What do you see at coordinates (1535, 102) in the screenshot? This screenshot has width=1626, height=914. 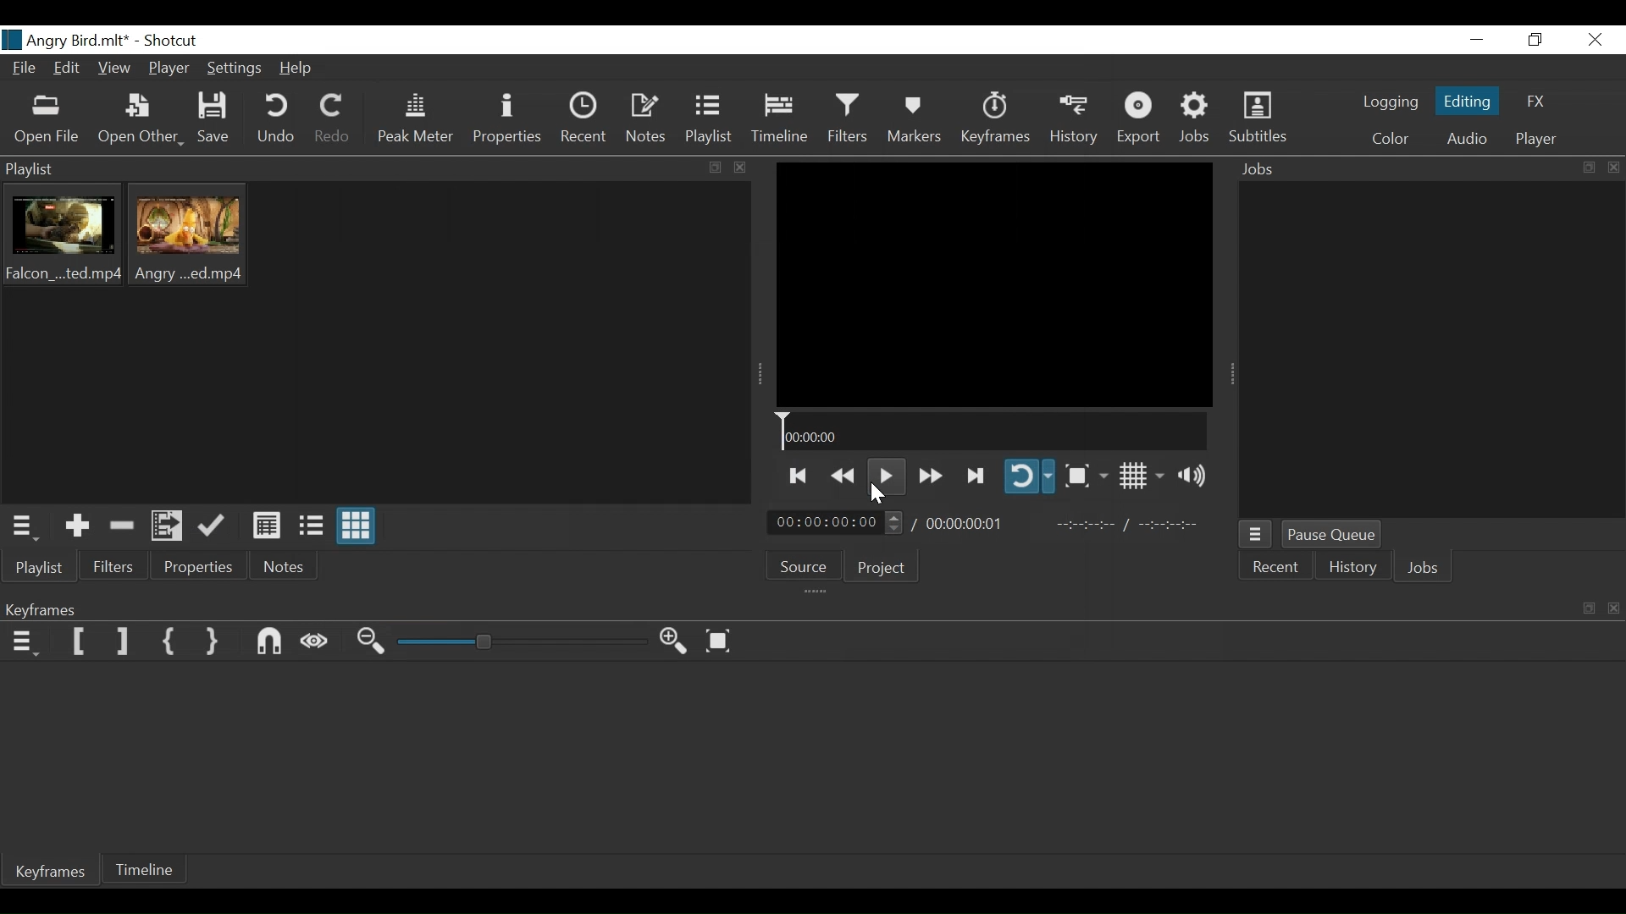 I see `FX` at bounding box center [1535, 102].